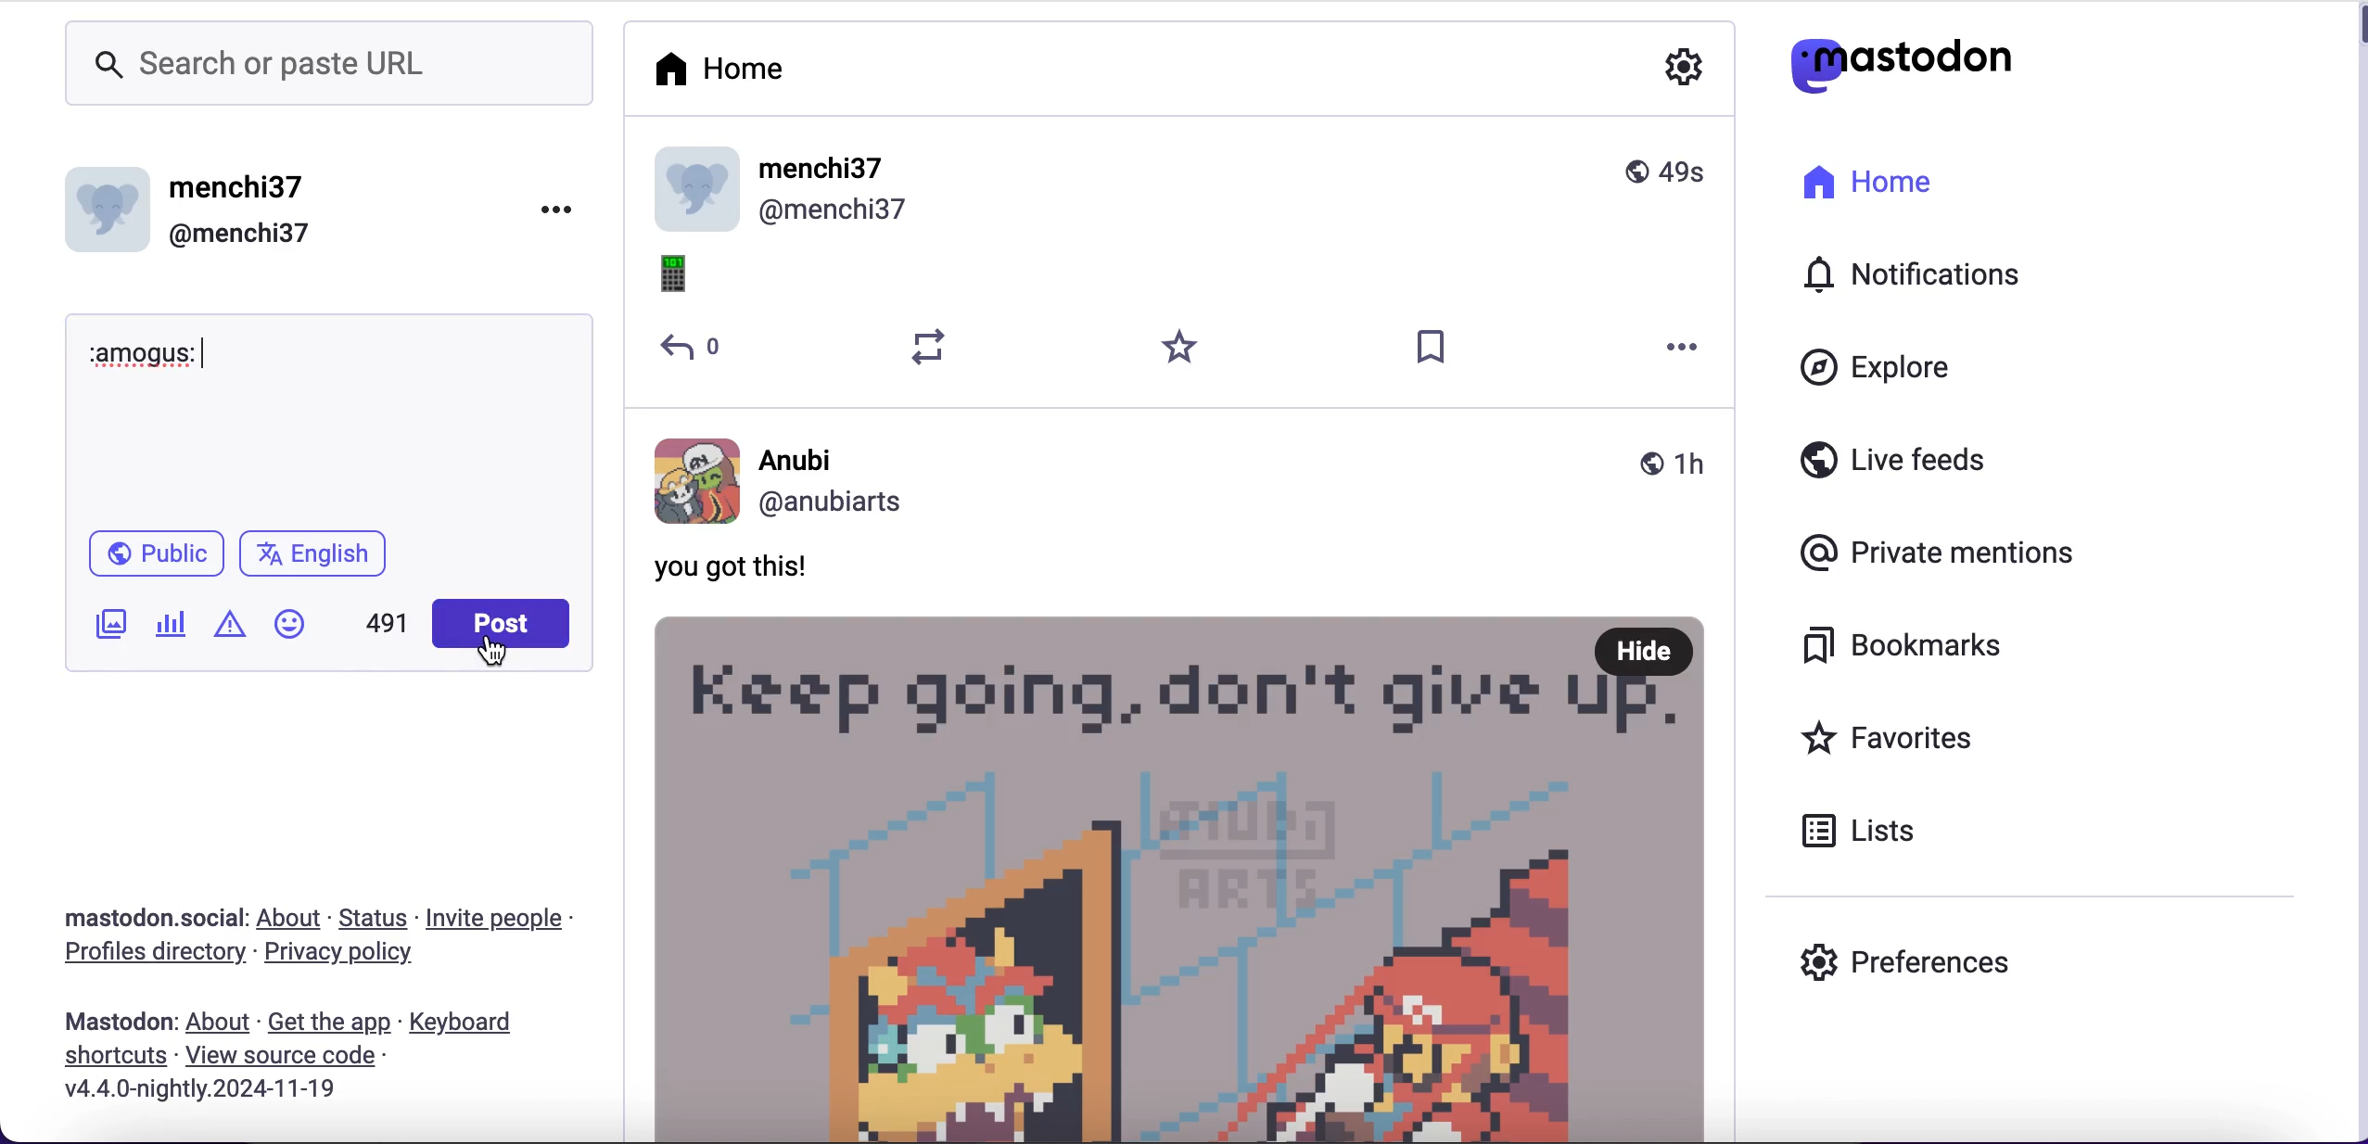 This screenshot has width=2368, height=1144. I want to click on cursor, so click(491, 654).